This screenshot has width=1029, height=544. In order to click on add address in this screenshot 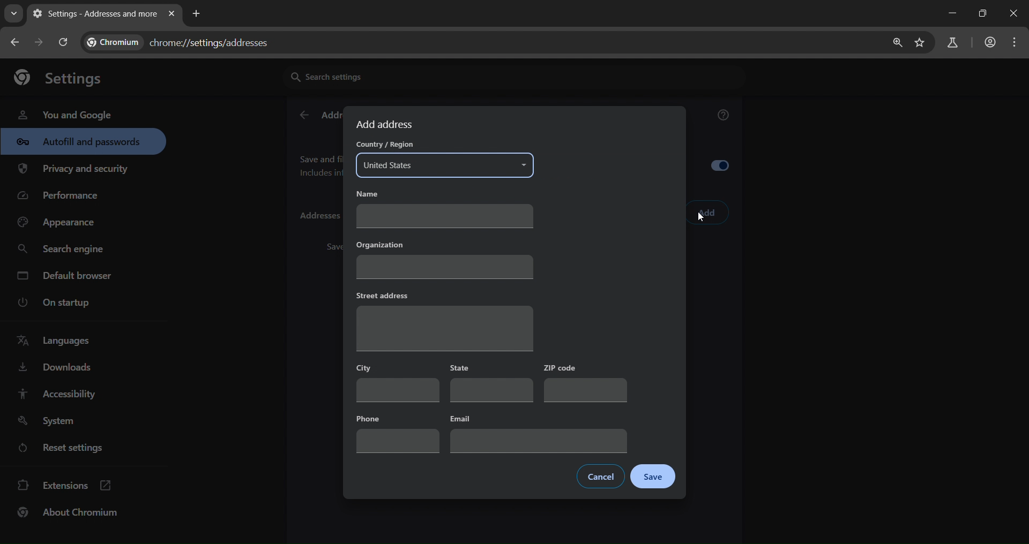, I will do `click(386, 124)`.